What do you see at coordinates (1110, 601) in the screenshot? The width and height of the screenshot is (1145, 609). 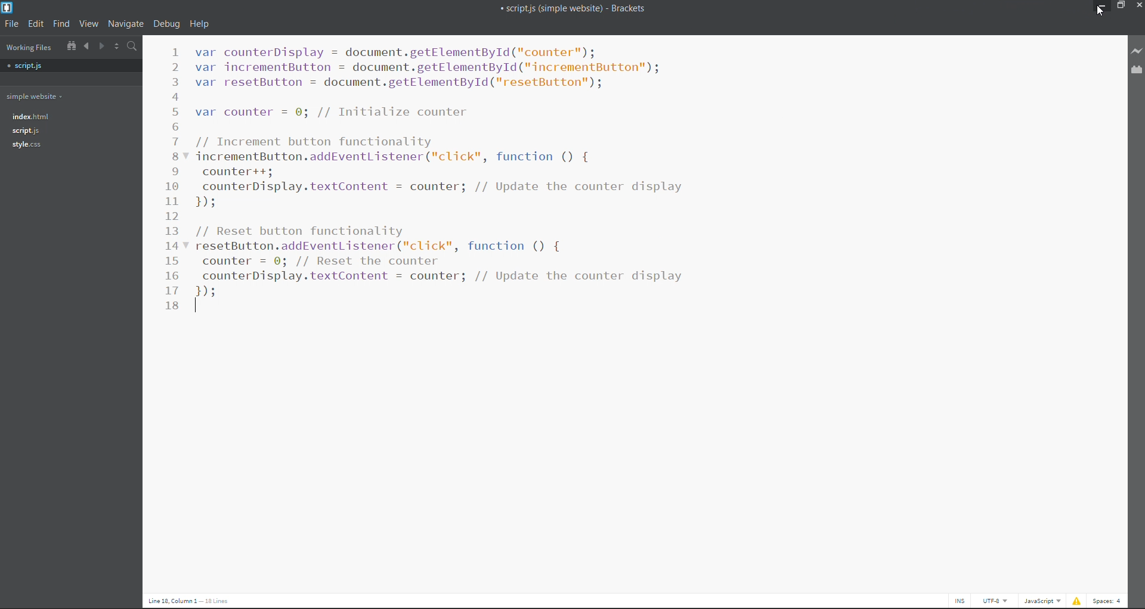 I see `Space 4` at bounding box center [1110, 601].